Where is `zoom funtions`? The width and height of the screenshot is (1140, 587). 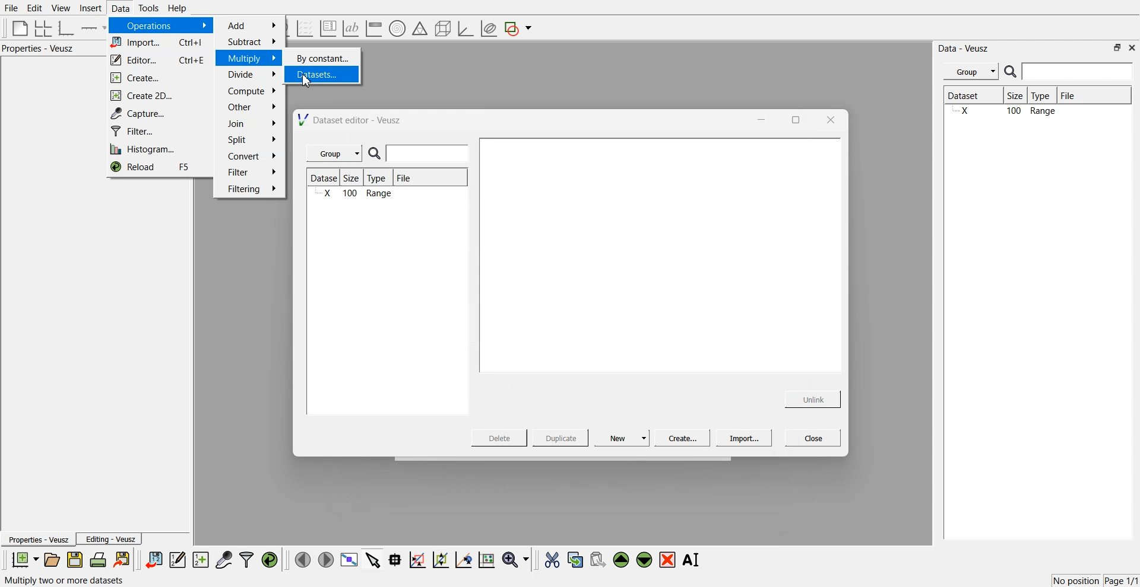 zoom funtions is located at coordinates (515, 560).